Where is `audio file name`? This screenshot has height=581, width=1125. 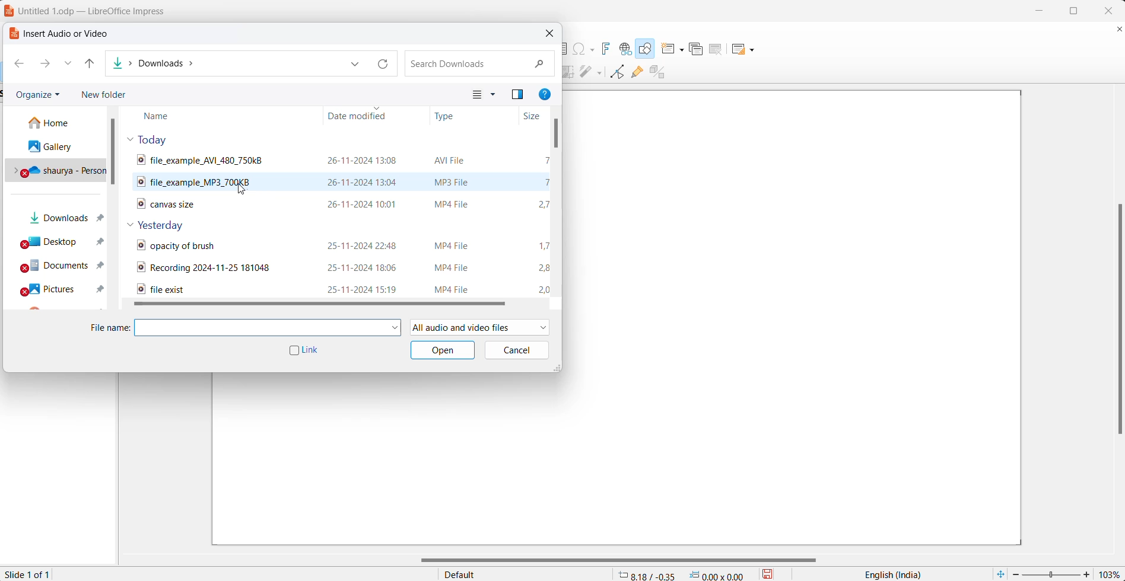 audio file name is located at coordinates (180, 182).